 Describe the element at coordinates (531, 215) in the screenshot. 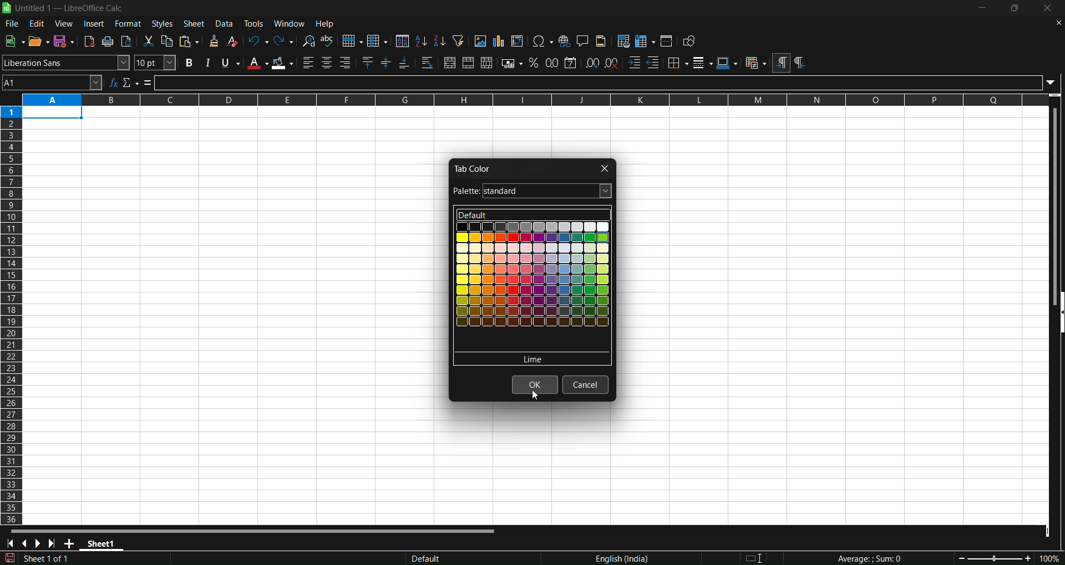

I see `default` at that location.